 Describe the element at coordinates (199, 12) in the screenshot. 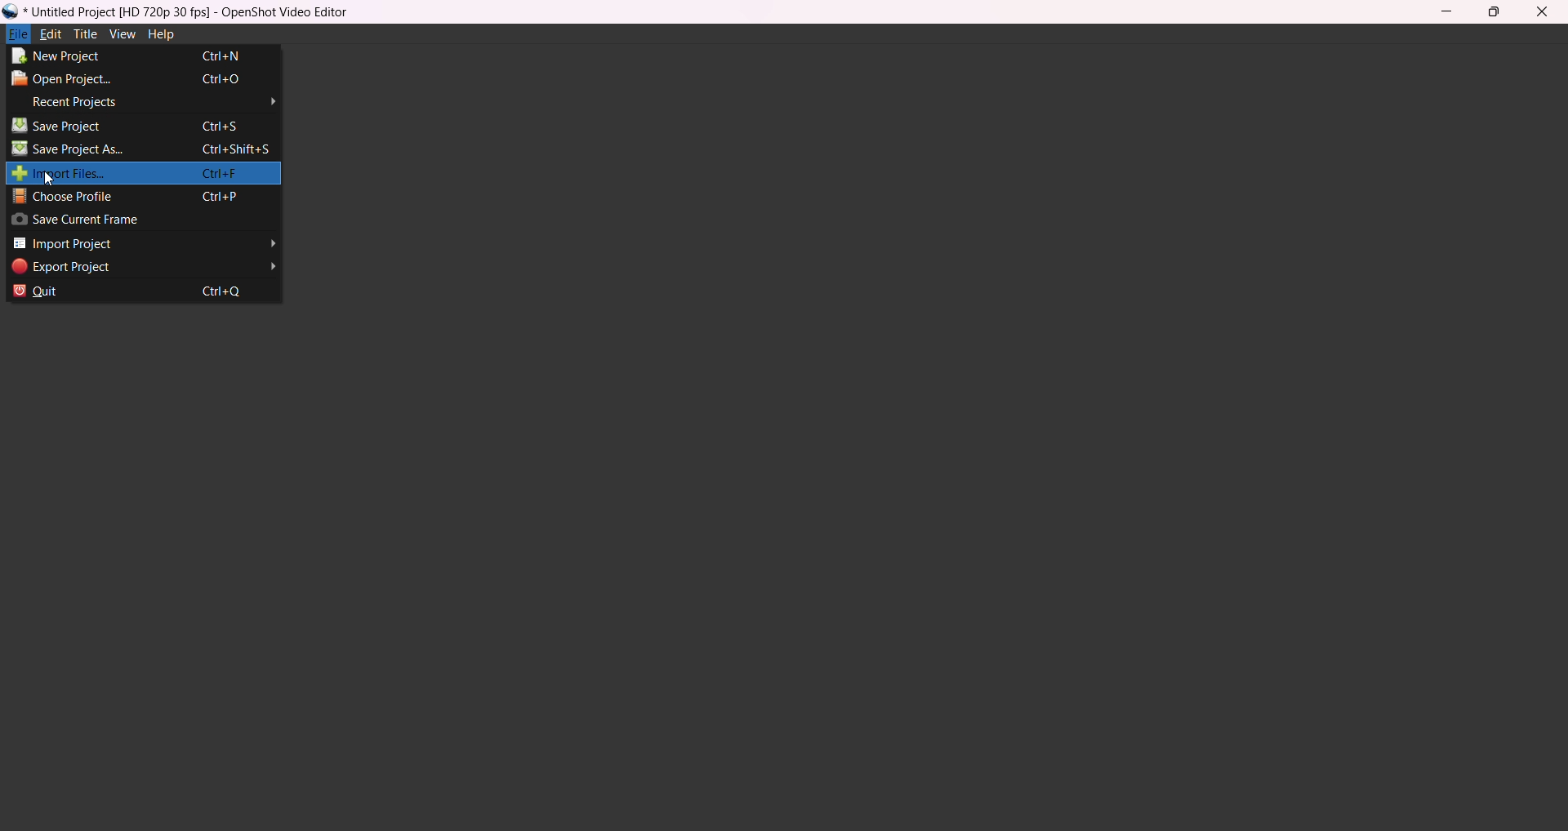

I see `title` at that location.